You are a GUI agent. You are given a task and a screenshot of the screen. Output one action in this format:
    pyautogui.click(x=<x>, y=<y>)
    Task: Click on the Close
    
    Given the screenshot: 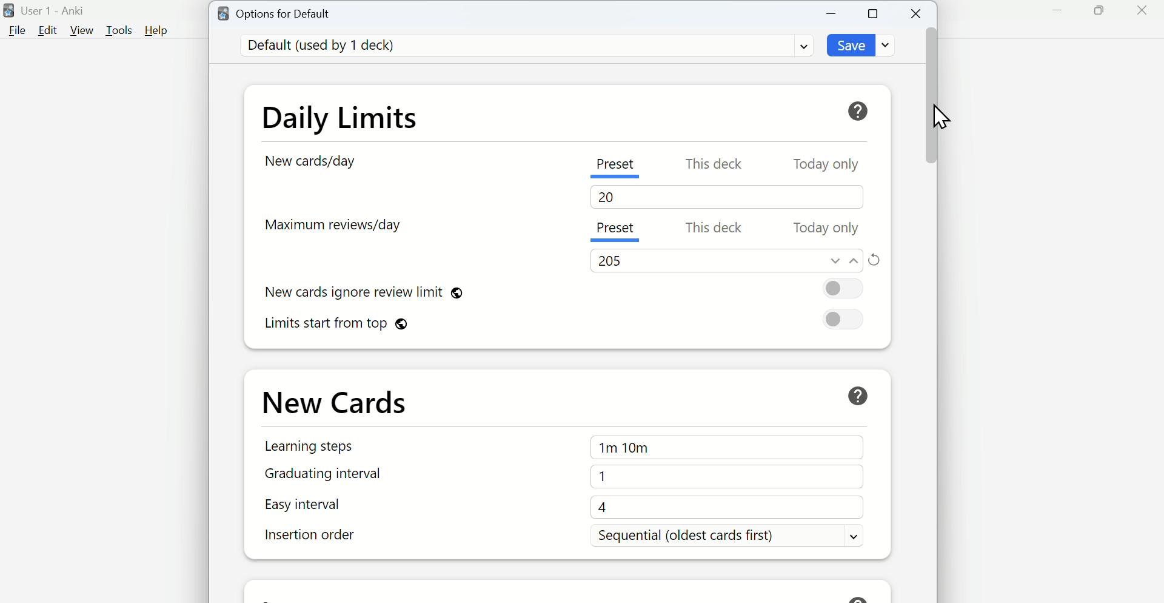 What is the action you would take?
    pyautogui.click(x=1142, y=11)
    